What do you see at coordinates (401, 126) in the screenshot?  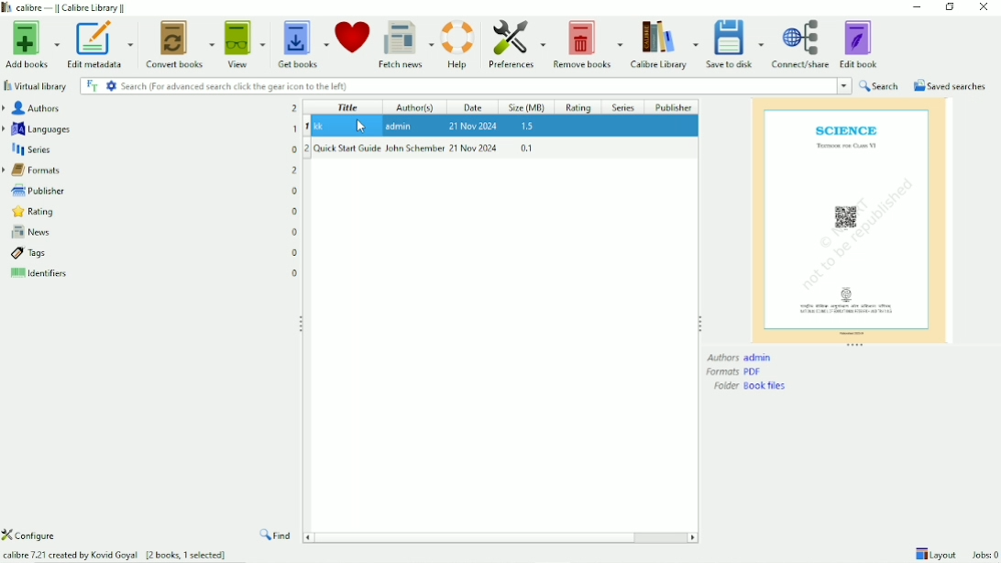 I see `admin` at bounding box center [401, 126].